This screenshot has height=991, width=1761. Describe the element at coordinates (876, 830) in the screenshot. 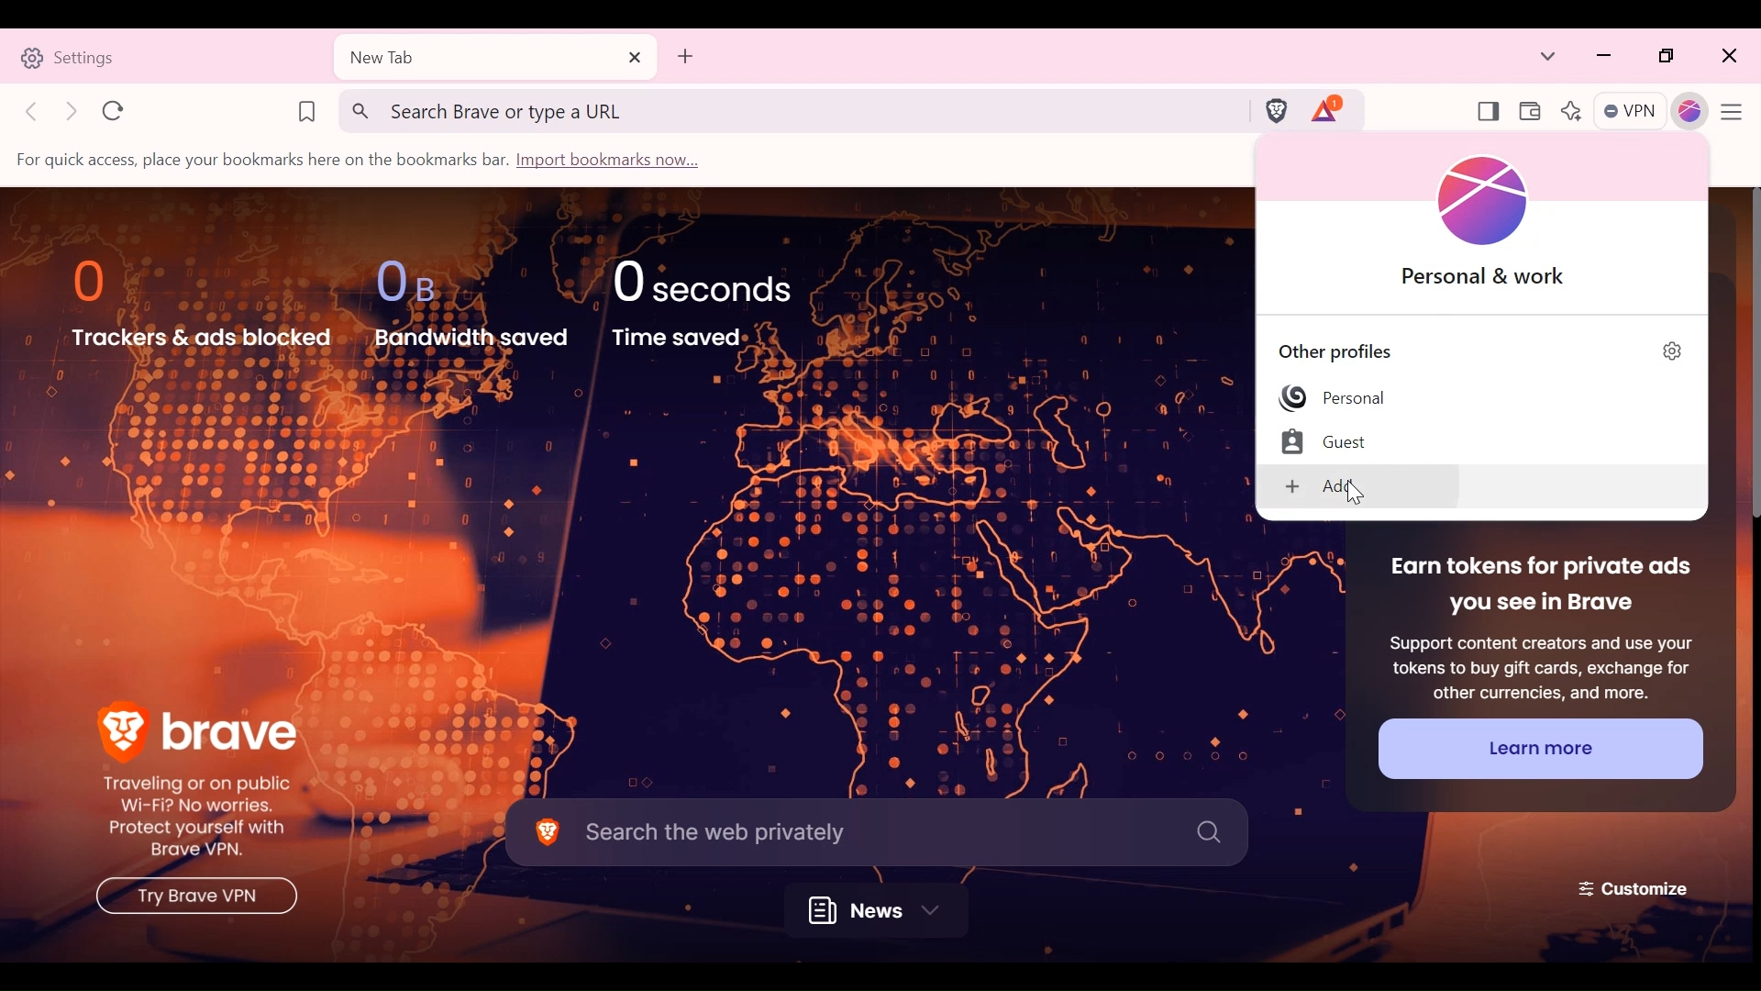

I see `Search the web privately` at that location.